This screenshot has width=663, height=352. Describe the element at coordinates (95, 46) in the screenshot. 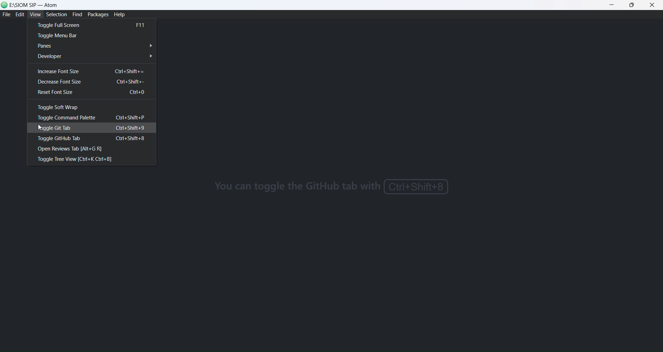

I see `panes` at that location.